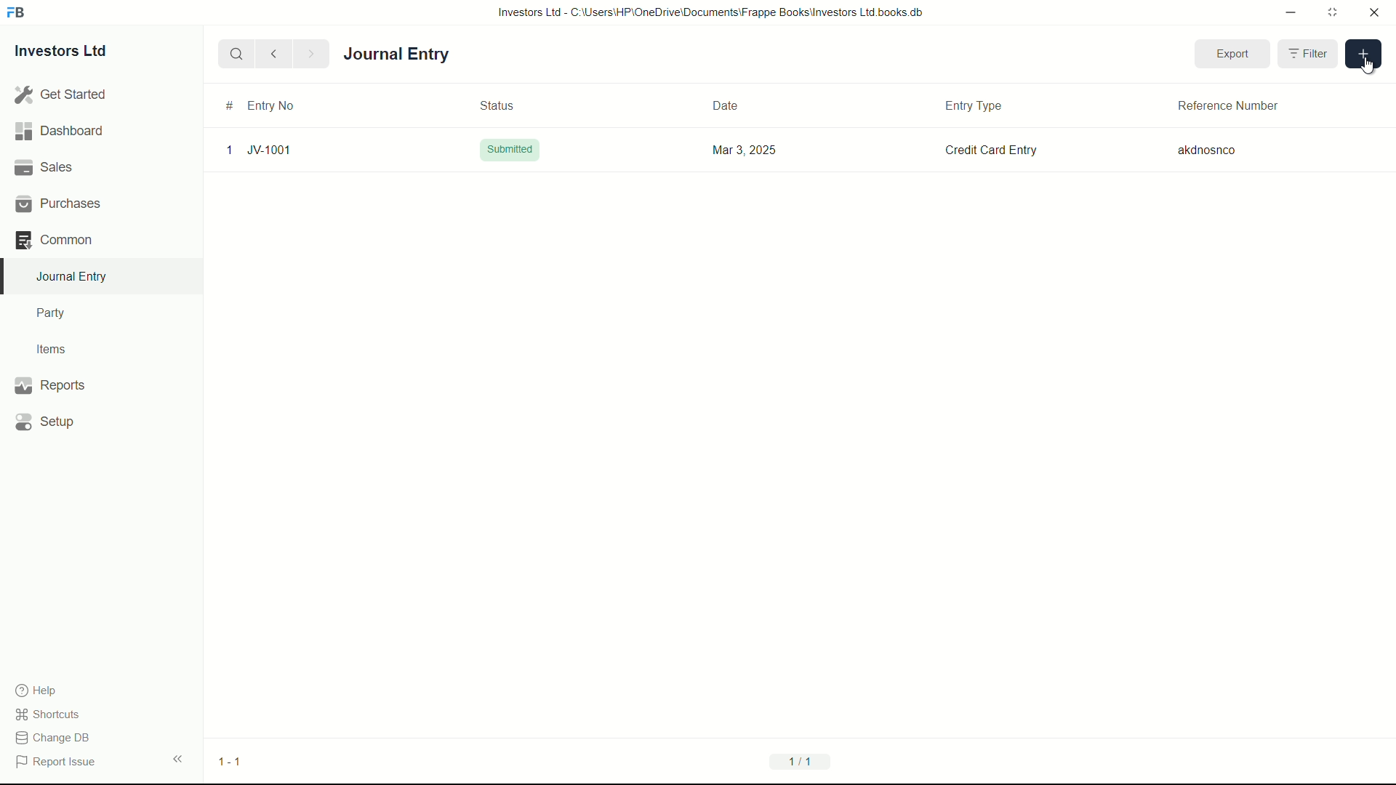 The height and width of the screenshot is (785, 1396). Describe the element at coordinates (177, 757) in the screenshot. I see `expand/collapse` at that location.